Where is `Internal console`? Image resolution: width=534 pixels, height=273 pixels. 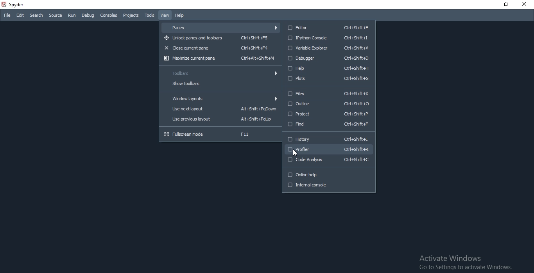 Internal console is located at coordinates (328, 187).